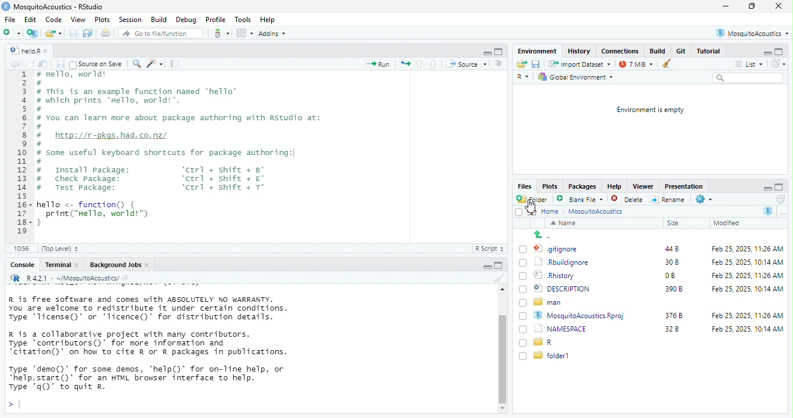 The width and height of the screenshot is (793, 418). I want to click on Git, so click(680, 51).